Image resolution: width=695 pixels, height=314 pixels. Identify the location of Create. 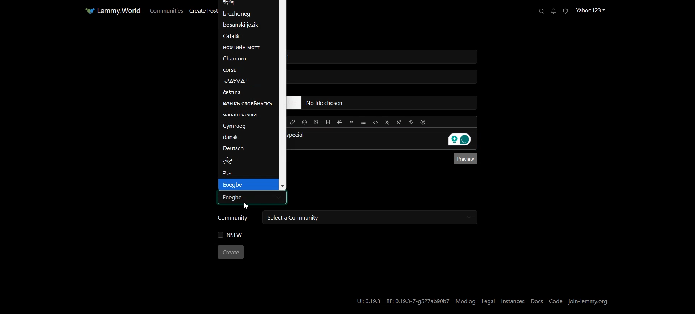
(232, 253).